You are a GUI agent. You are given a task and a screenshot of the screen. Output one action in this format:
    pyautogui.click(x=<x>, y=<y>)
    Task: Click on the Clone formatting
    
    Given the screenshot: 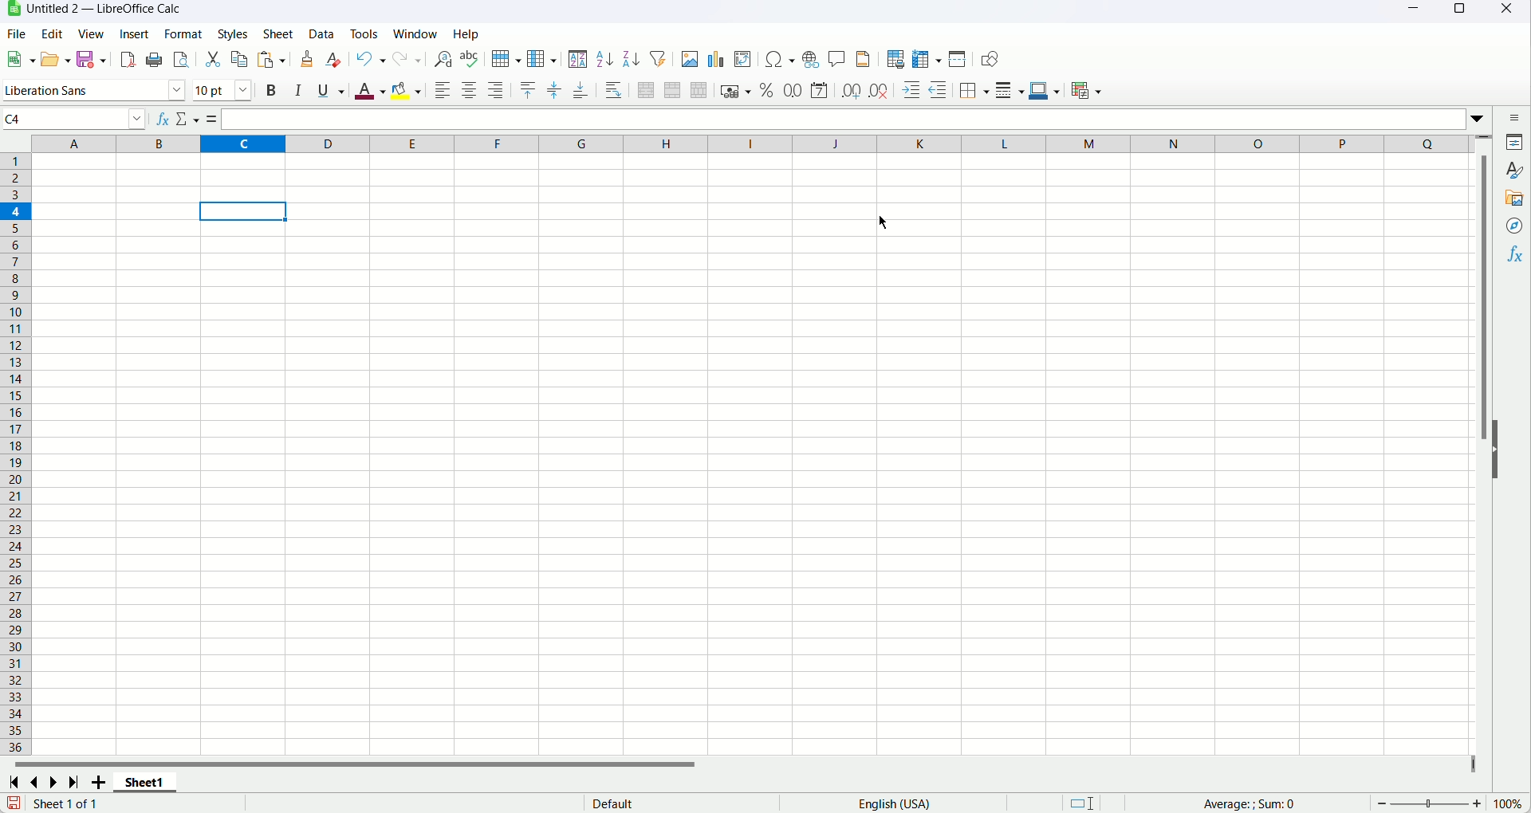 What is the action you would take?
    pyautogui.click(x=306, y=59)
    